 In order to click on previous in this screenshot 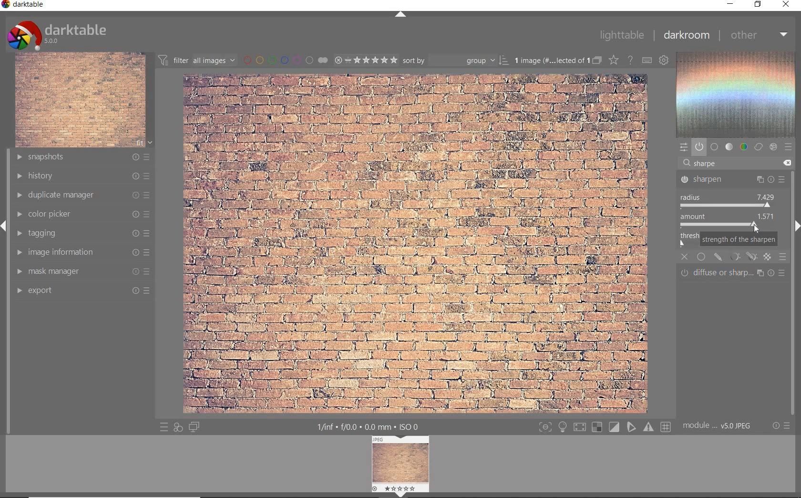, I will do `click(5, 230)`.